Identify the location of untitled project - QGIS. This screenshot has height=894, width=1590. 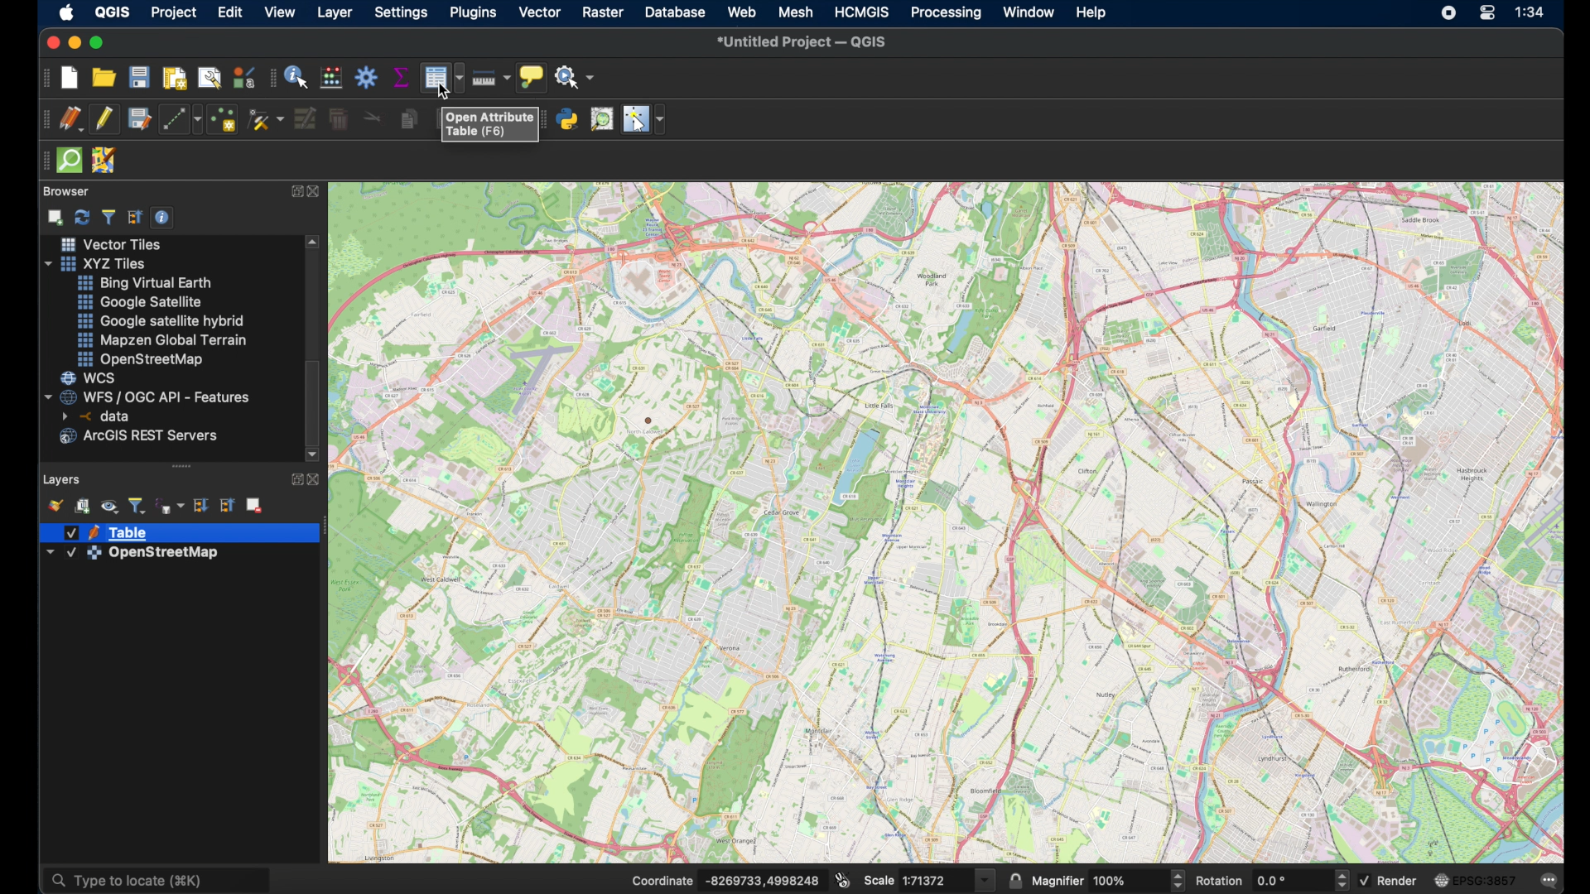
(803, 42).